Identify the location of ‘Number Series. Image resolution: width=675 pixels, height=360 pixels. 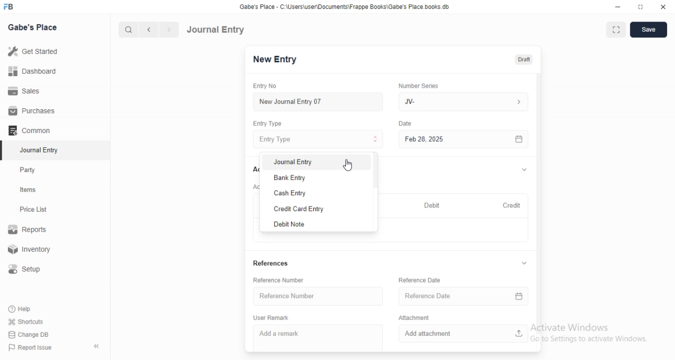
(418, 86).